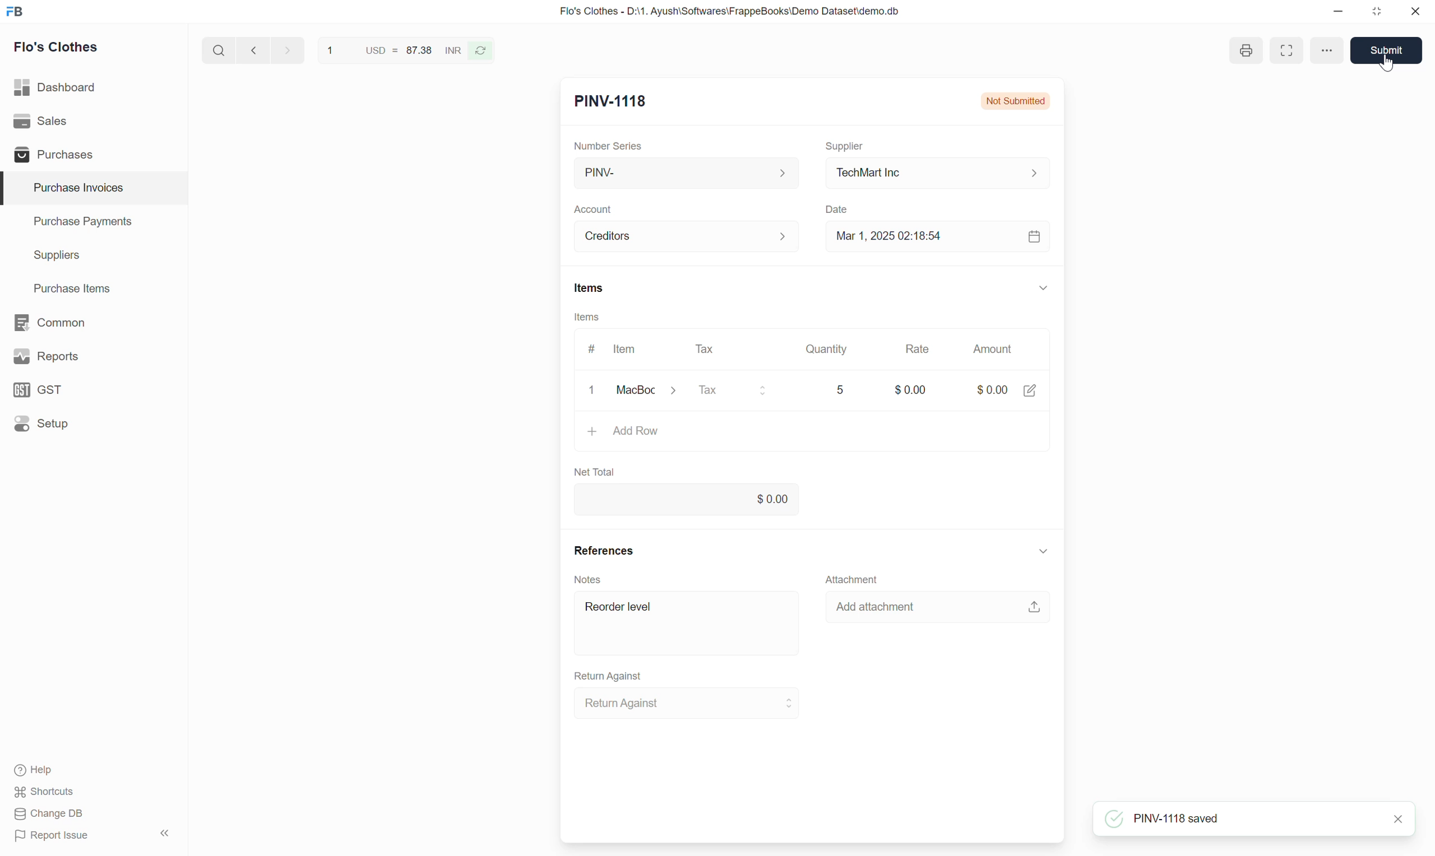 The image size is (1435, 856). What do you see at coordinates (612, 102) in the screenshot?
I see `New Entry` at bounding box center [612, 102].